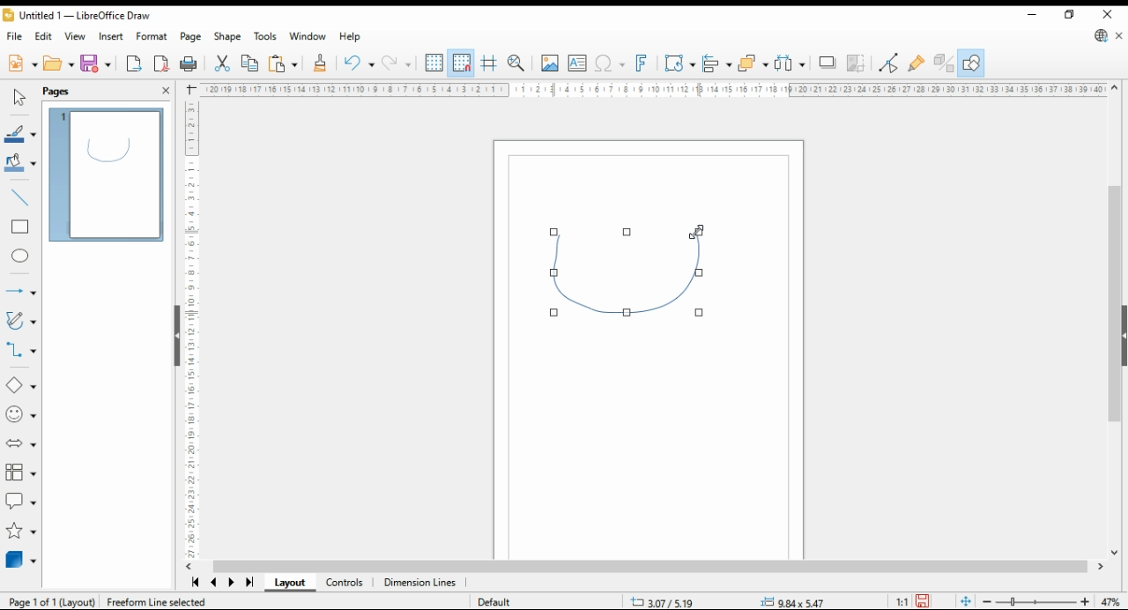 Image resolution: width=1128 pixels, height=610 pixels. I want to click on 0.00 x 0.00, so click(793, 599).